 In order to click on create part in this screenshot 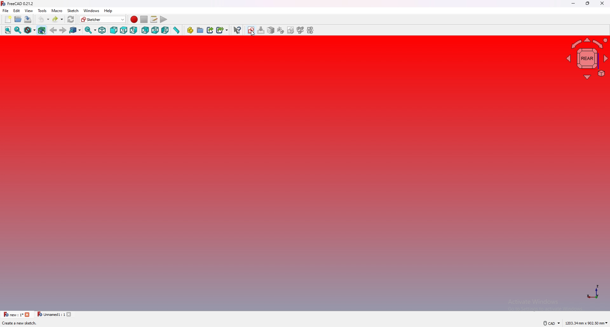, I will do `click(190, 30)`.